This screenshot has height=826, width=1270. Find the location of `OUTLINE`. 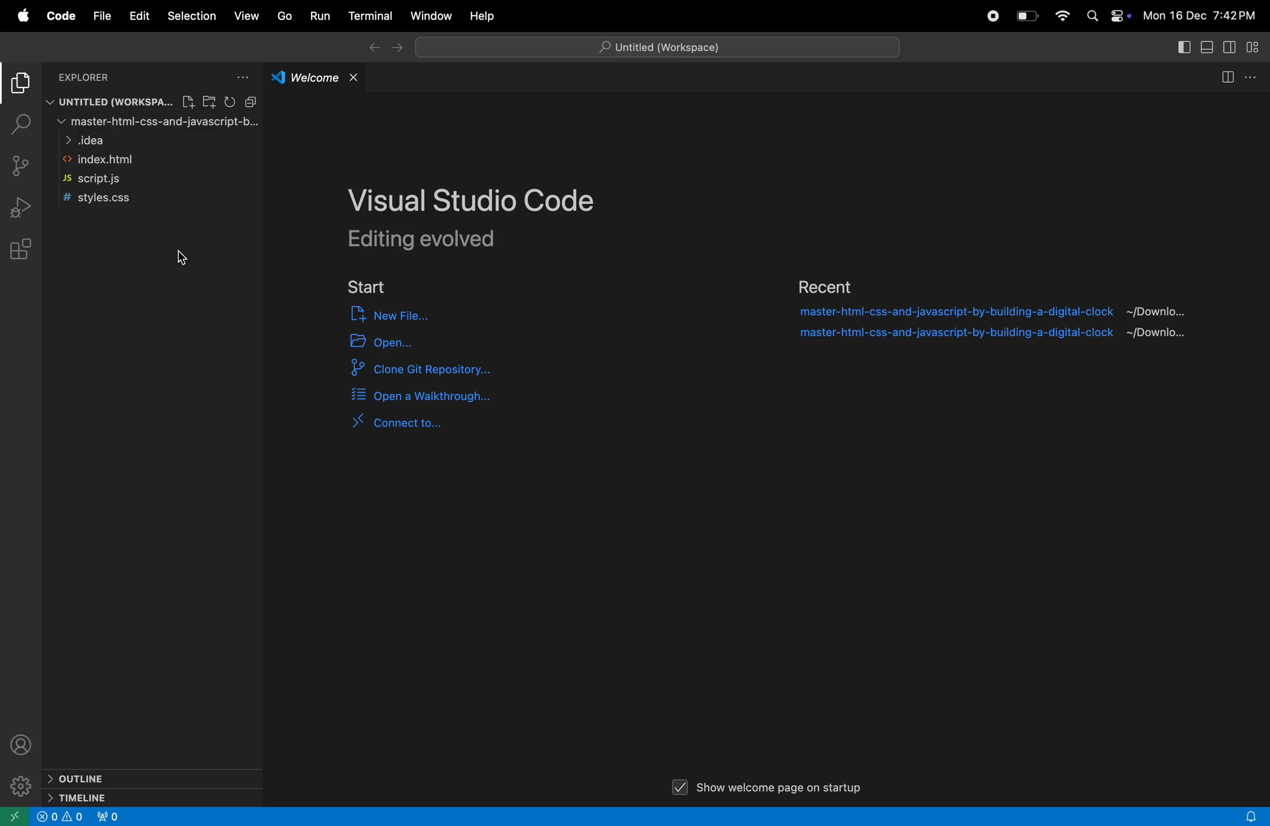

OUTLINE is located at coordinates (82, 778).